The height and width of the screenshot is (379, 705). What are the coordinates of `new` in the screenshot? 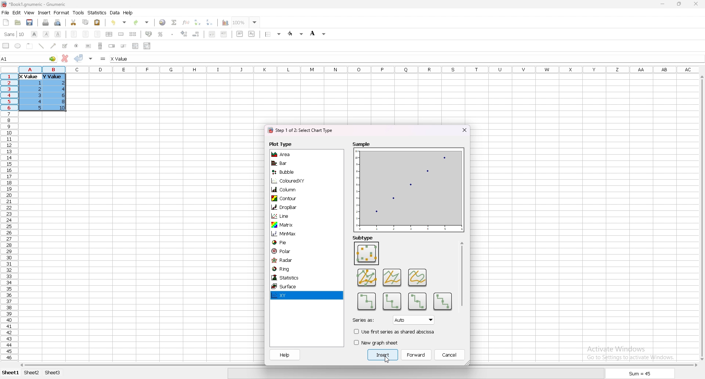 It's located at (6, 22).